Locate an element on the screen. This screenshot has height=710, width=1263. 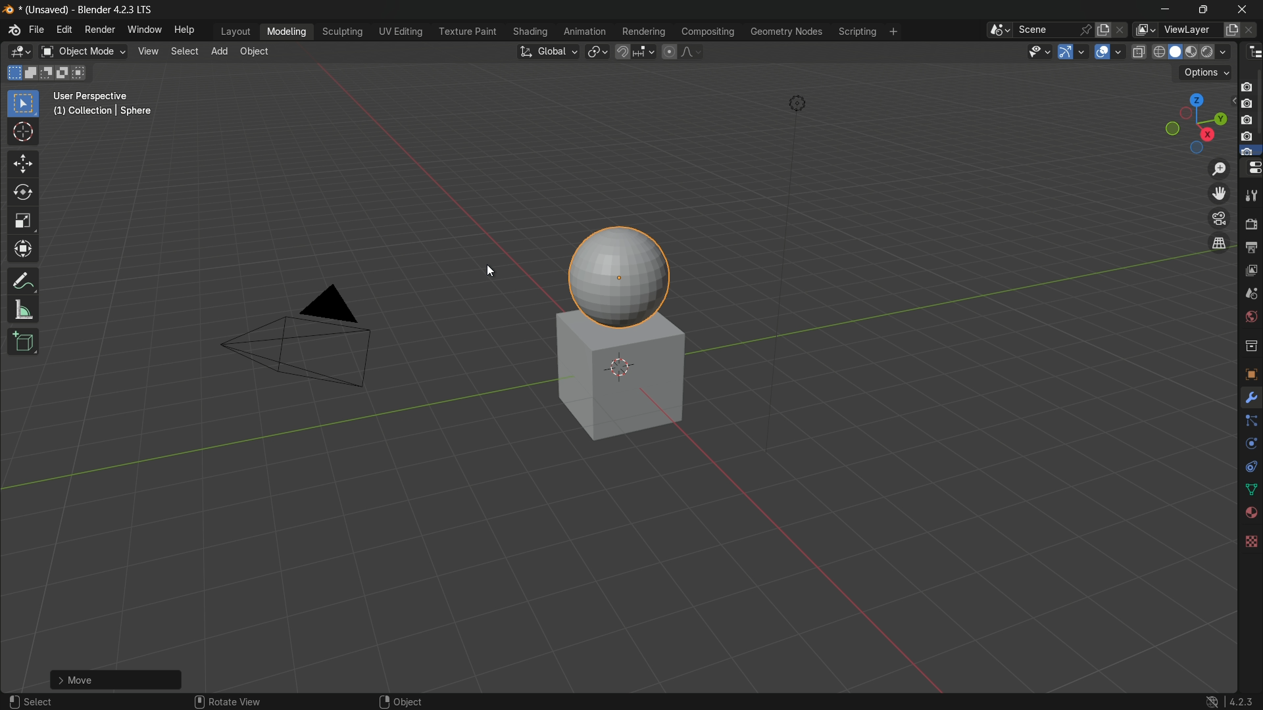
tools is located at coordinates (1251, 193).